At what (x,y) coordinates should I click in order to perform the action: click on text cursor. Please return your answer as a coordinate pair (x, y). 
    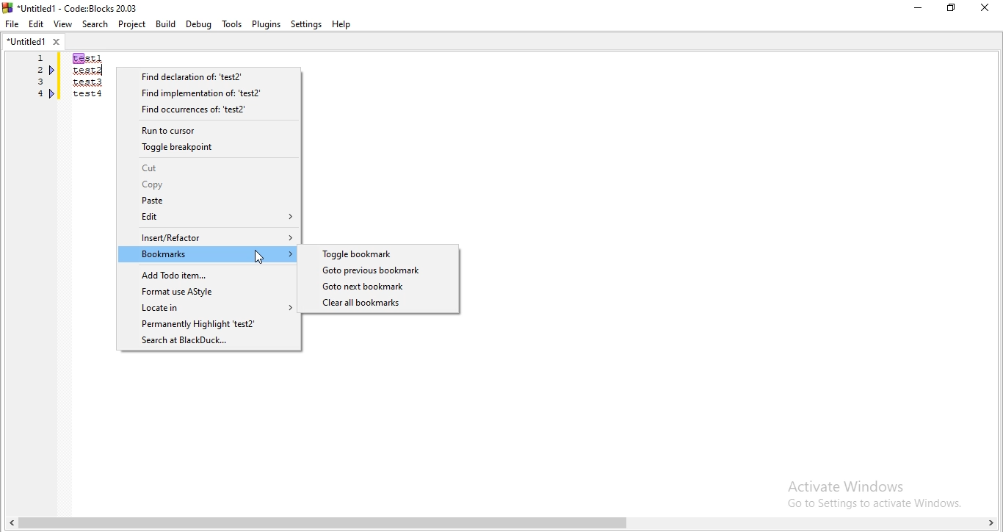
    Looking at the image, I should click on (105, 70).